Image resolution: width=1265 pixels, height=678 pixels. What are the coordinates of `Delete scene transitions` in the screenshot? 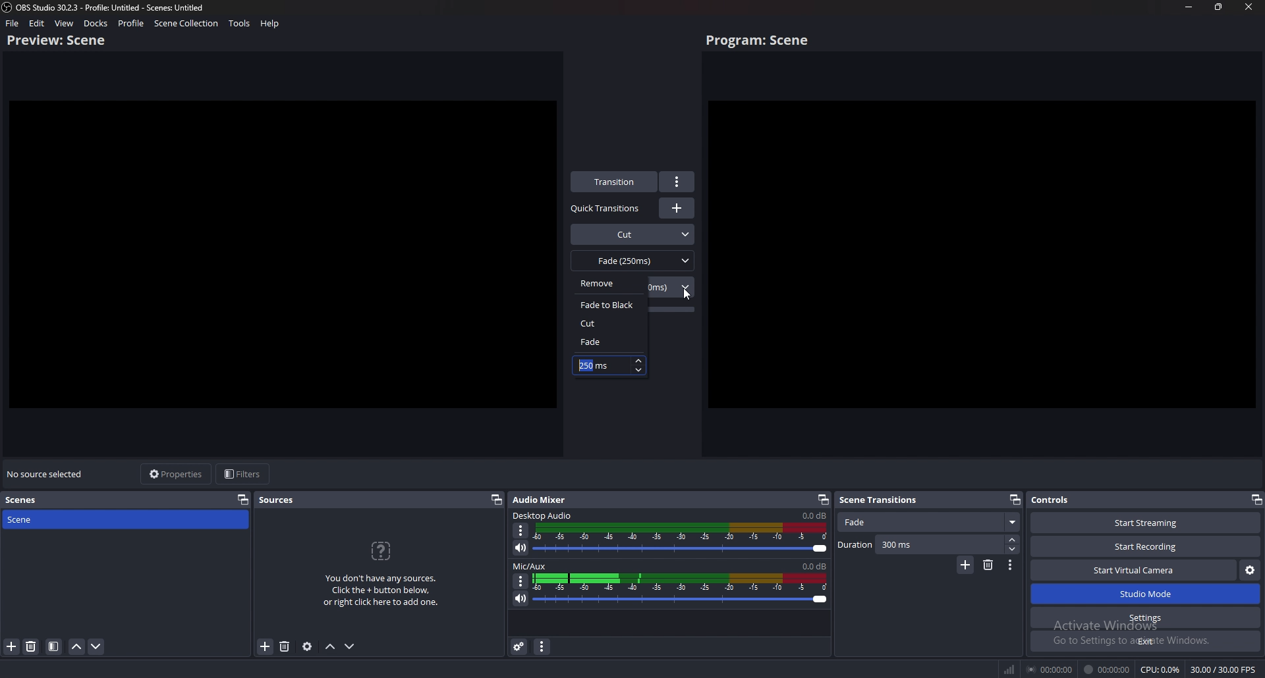 It's located at (988, 565).